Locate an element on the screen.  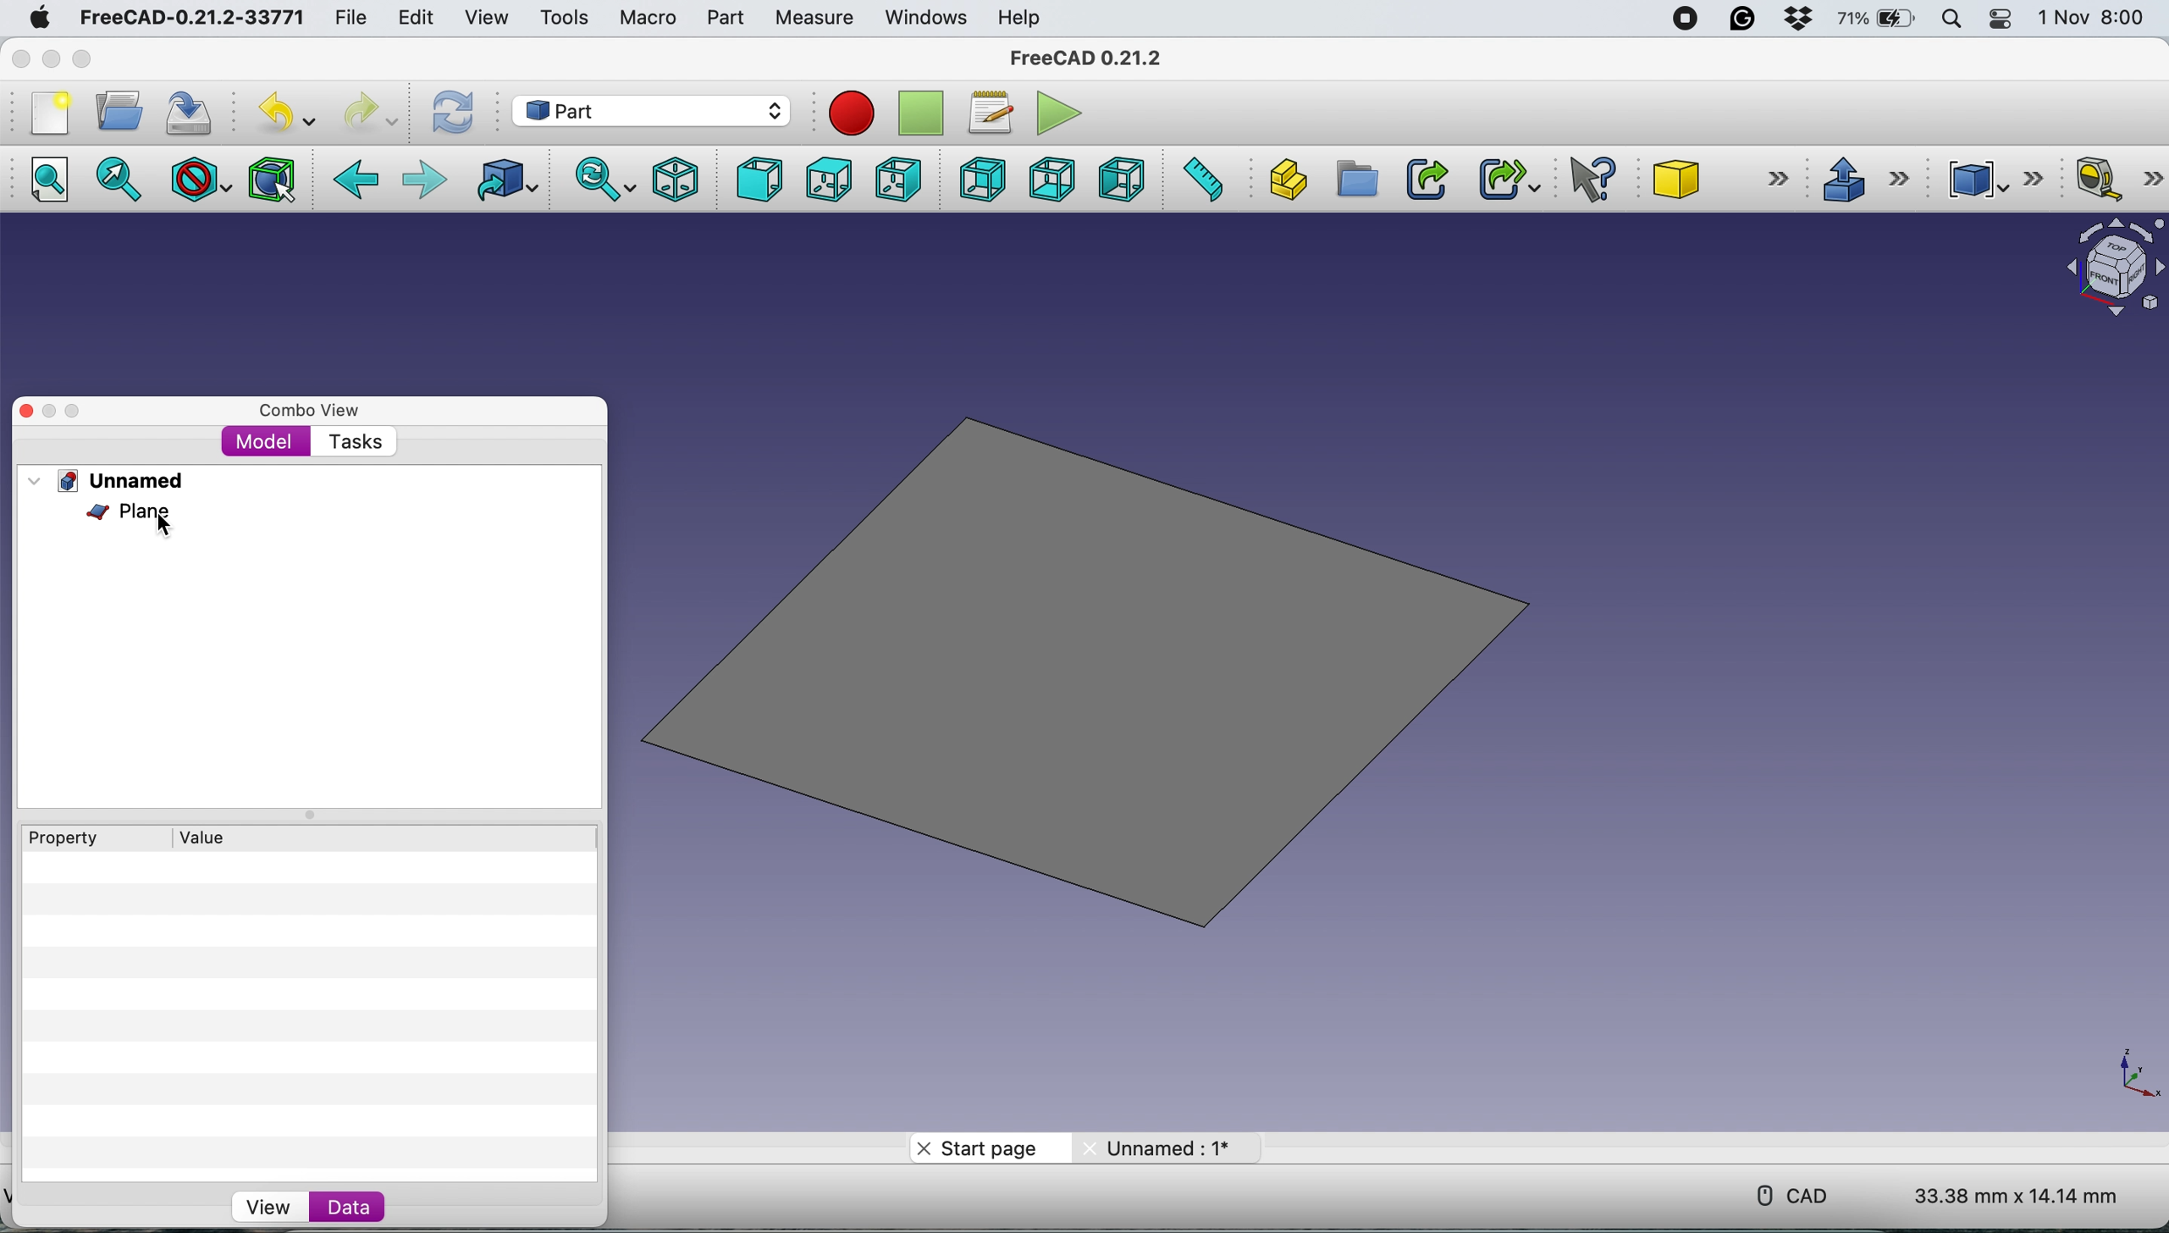
view is located at coordinates (262, 1204).